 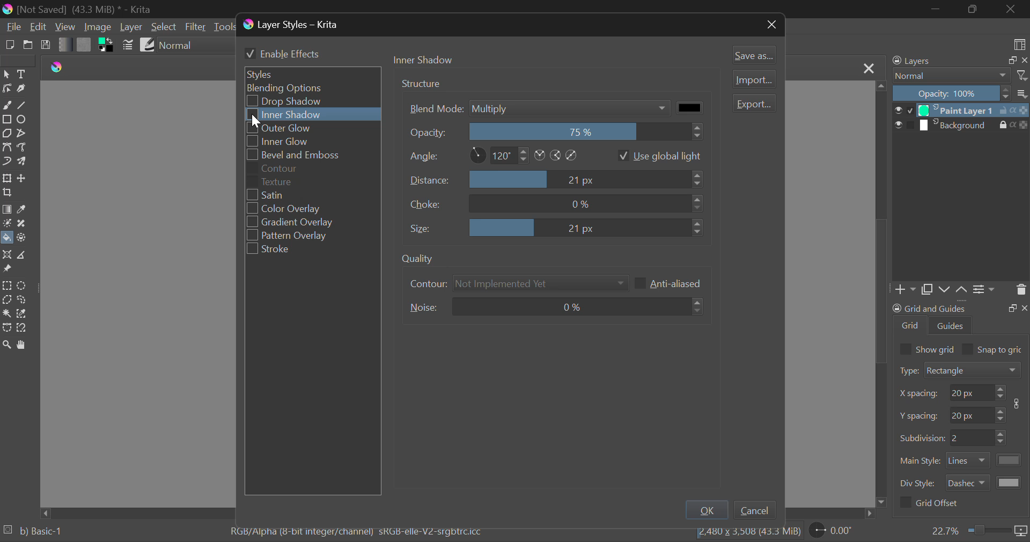 What do you see at coordinates (7, 224) in the screenshot?
I see `Colorize Mask Tool` at bounding box center [7, 224].